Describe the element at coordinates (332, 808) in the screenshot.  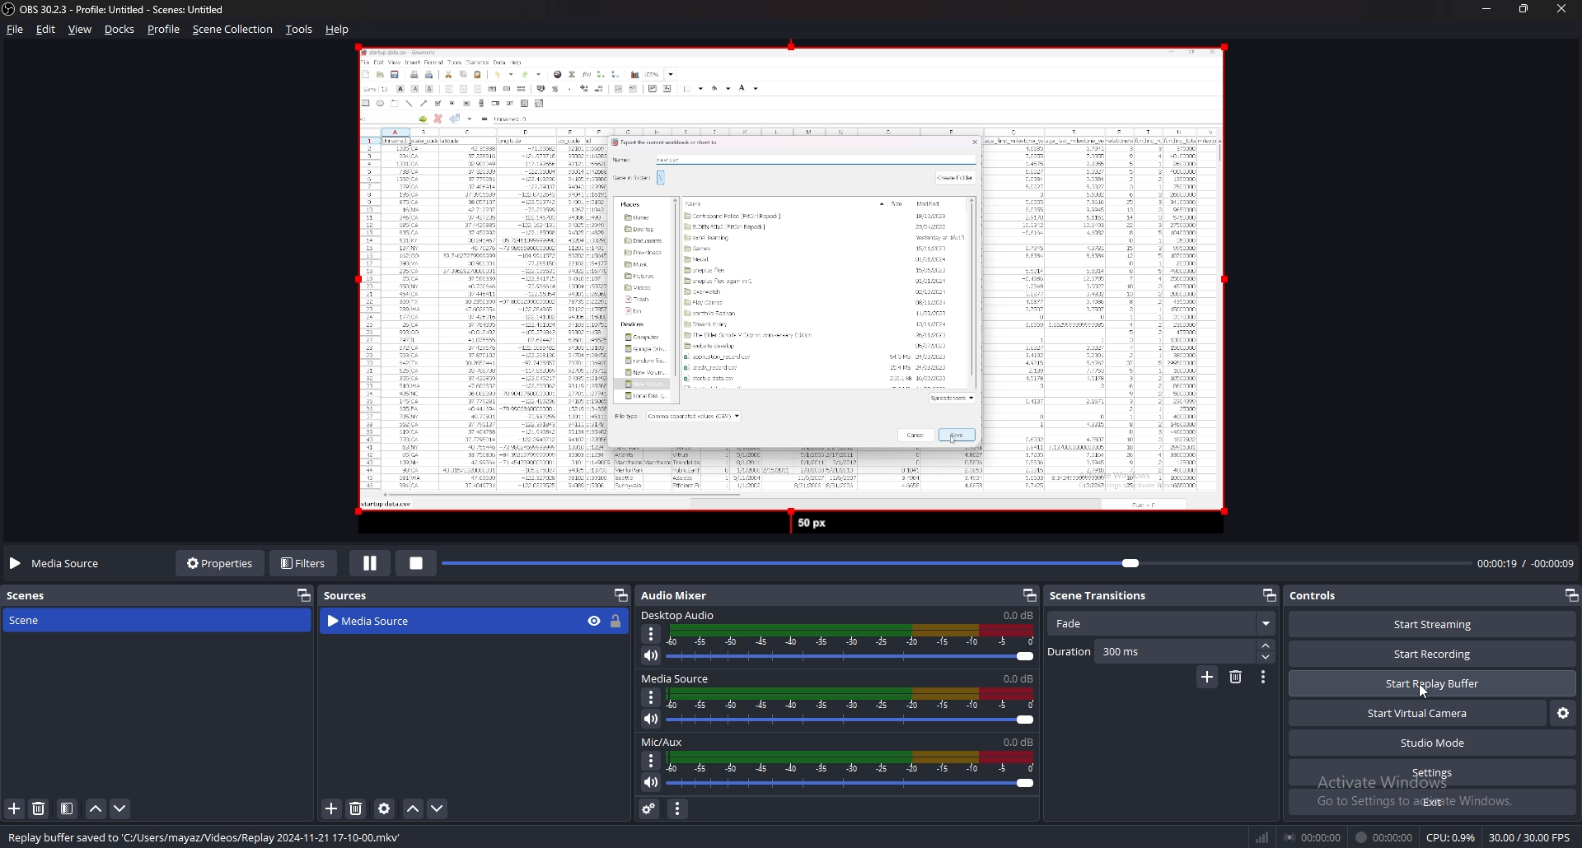
I see `add source` at that location.